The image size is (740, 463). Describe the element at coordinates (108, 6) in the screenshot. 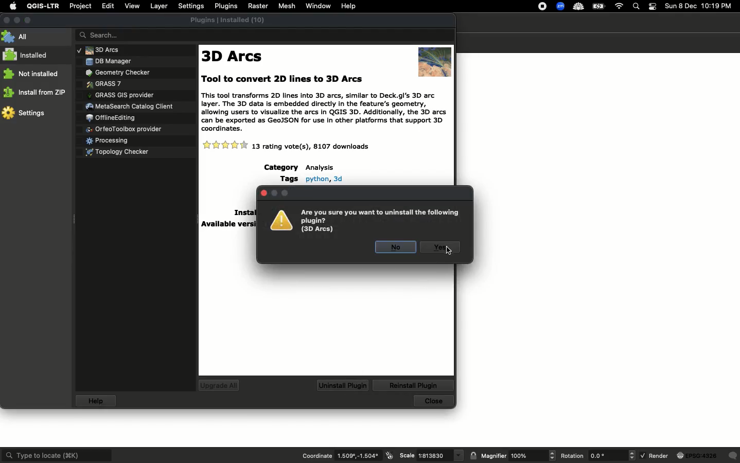

I see `Edit` at that location.